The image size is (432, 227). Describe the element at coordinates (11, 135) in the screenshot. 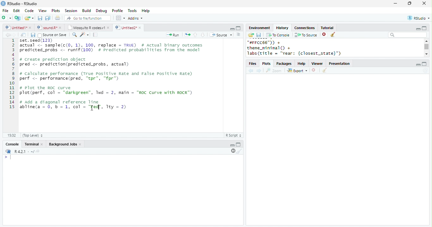

I see `15:32` at that location.